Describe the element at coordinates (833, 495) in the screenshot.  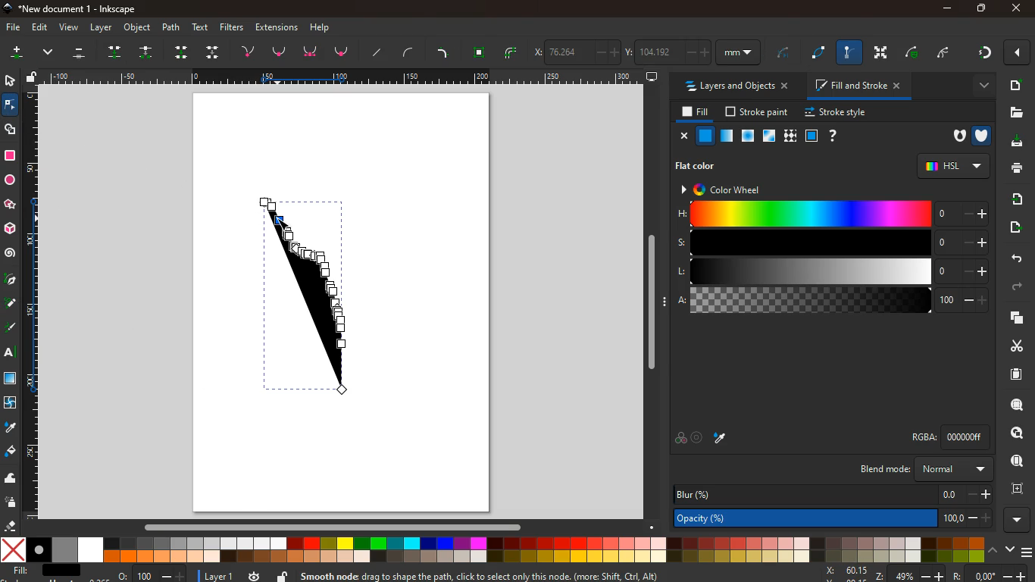
I see `blur` at that location.